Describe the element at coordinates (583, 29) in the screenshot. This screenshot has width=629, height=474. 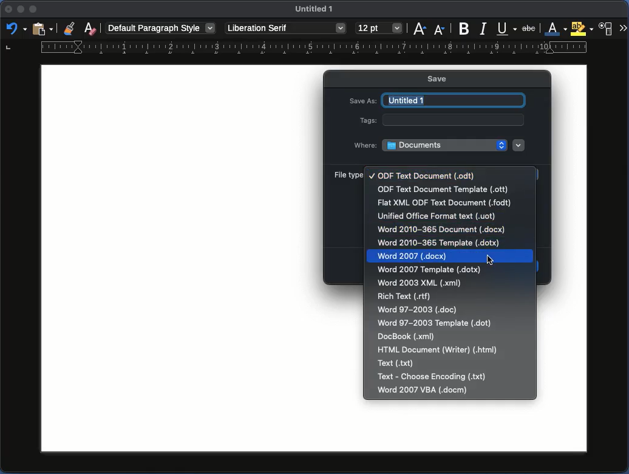
I see `Highlighting` at that location.